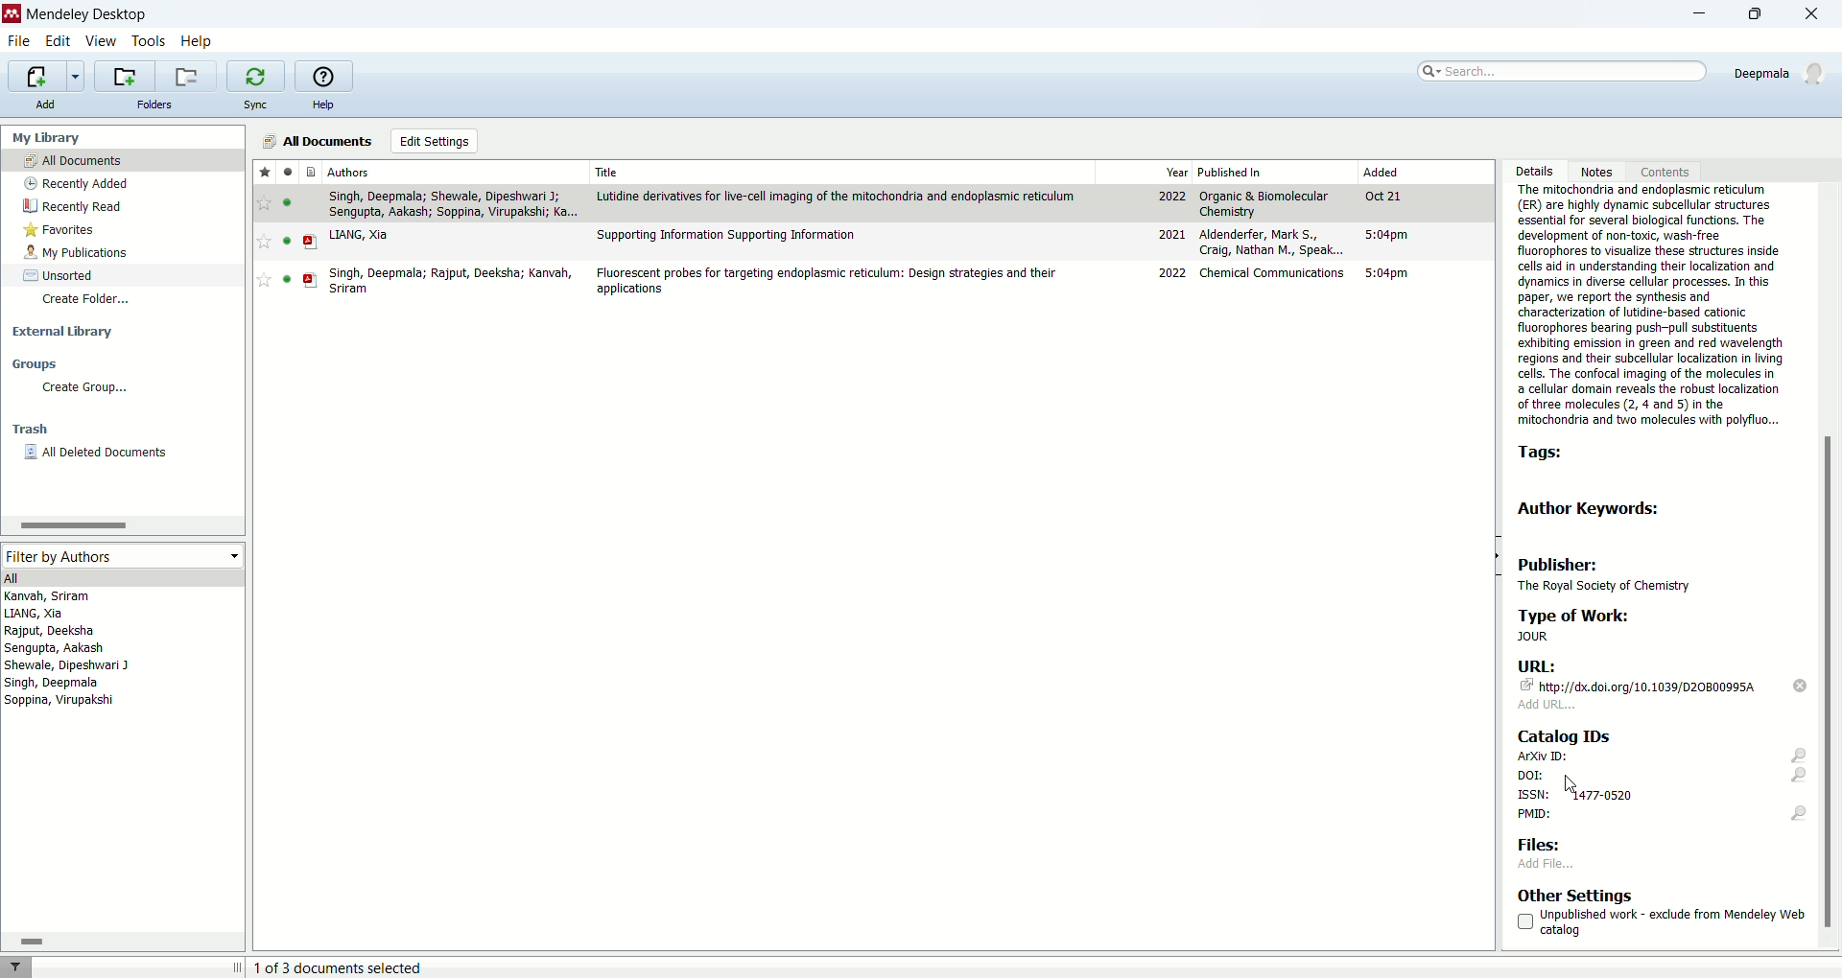 This screenshot has width=1842, height=978. I want to click on 5:04pm, so click(1386, 273).